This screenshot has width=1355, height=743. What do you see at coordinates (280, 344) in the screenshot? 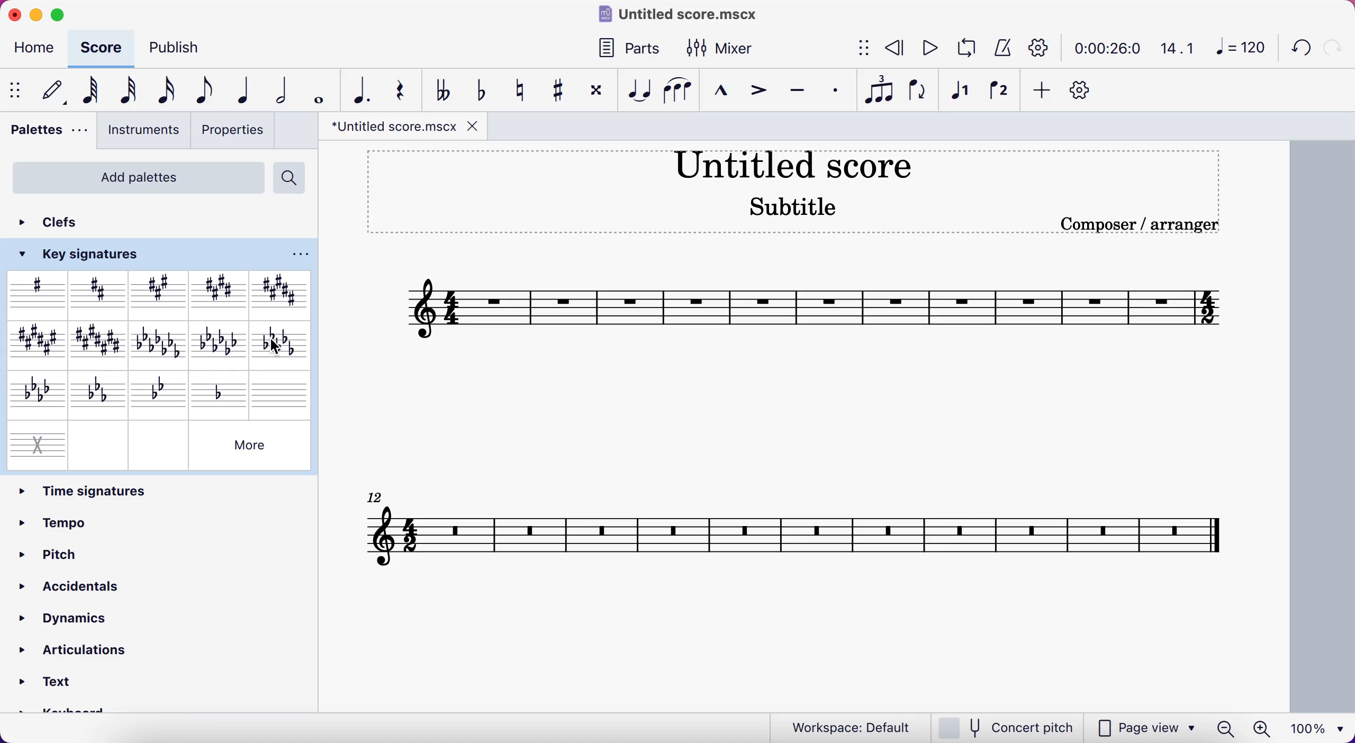
I see `B minor` at bounding box center [280, 344].